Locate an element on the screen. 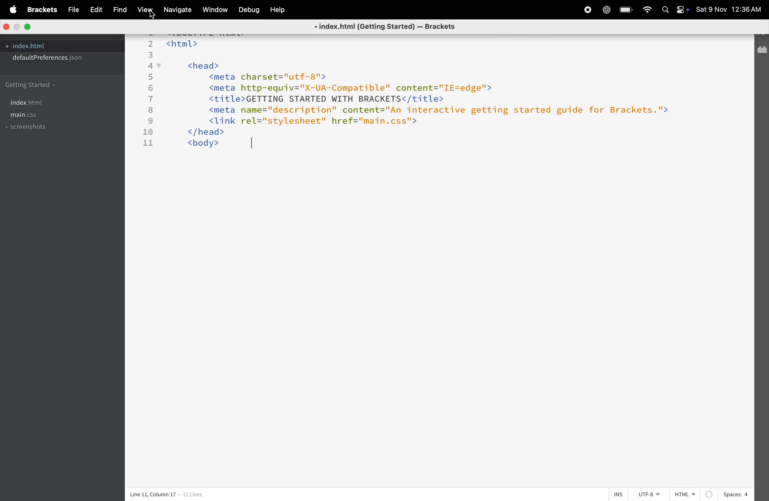  html is located at coordinates (683, 494).